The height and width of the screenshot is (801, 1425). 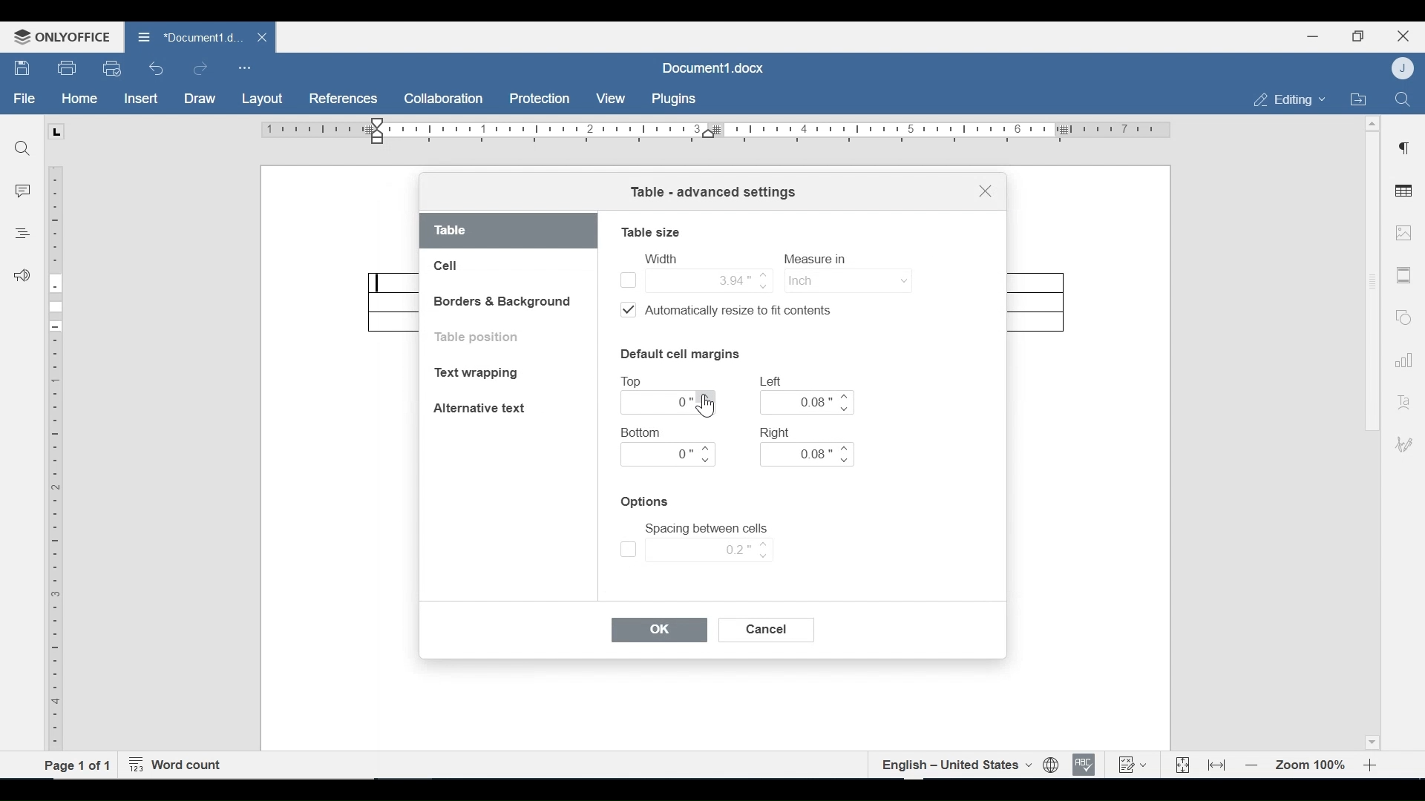 What do you see at coordinates (1132, 764) in the screenshot?
I see `Track Changes` at bounding box center [1132, 764].